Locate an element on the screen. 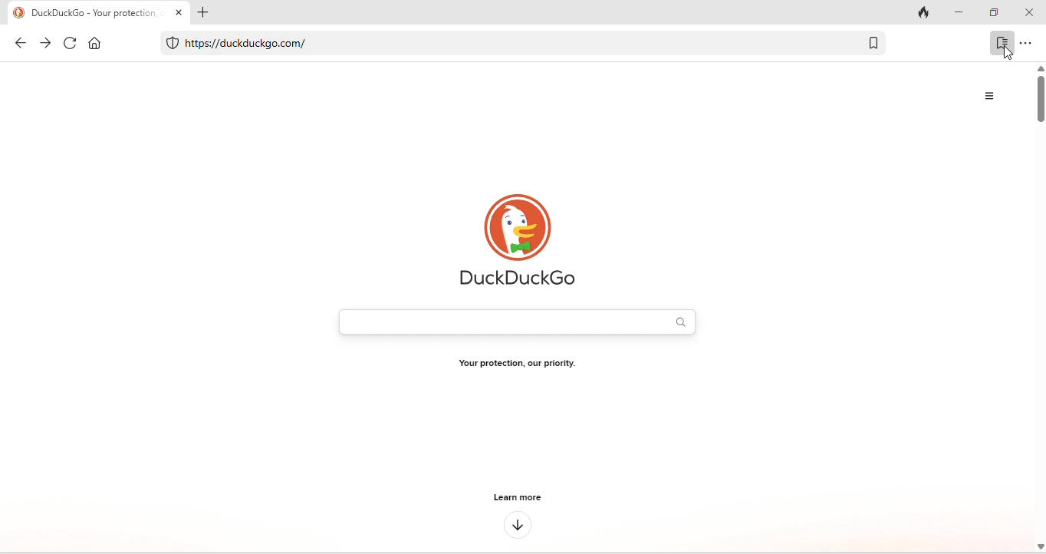 The image size is (1046, 554). DuckDuckGo- Your protection is located at coordinates (100, 13).